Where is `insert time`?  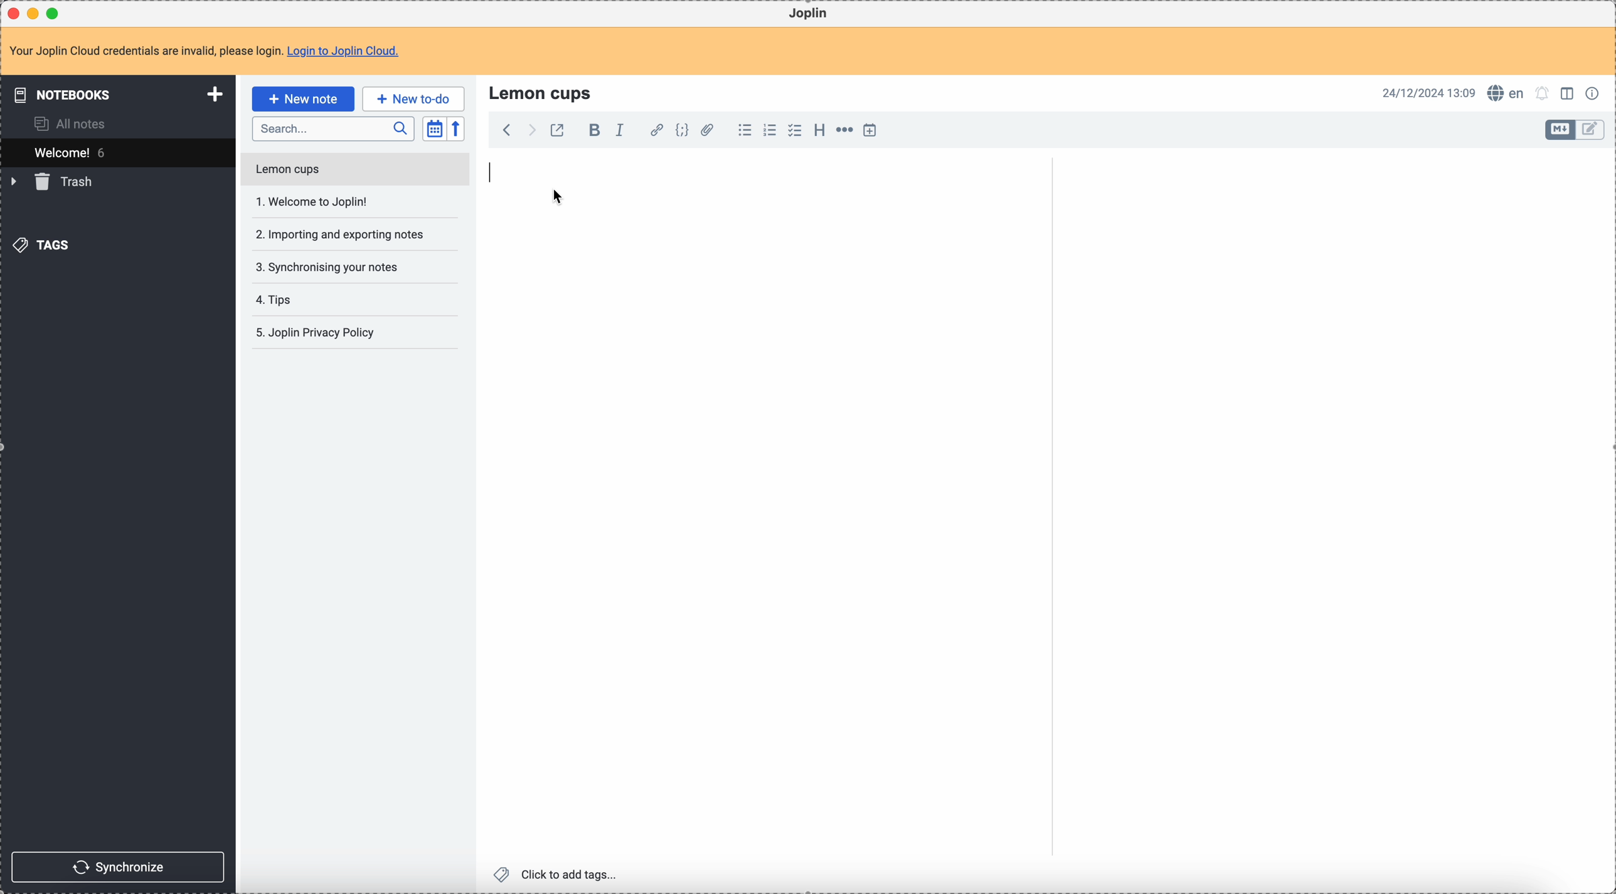
insert time is located at coordinates (869, 130).